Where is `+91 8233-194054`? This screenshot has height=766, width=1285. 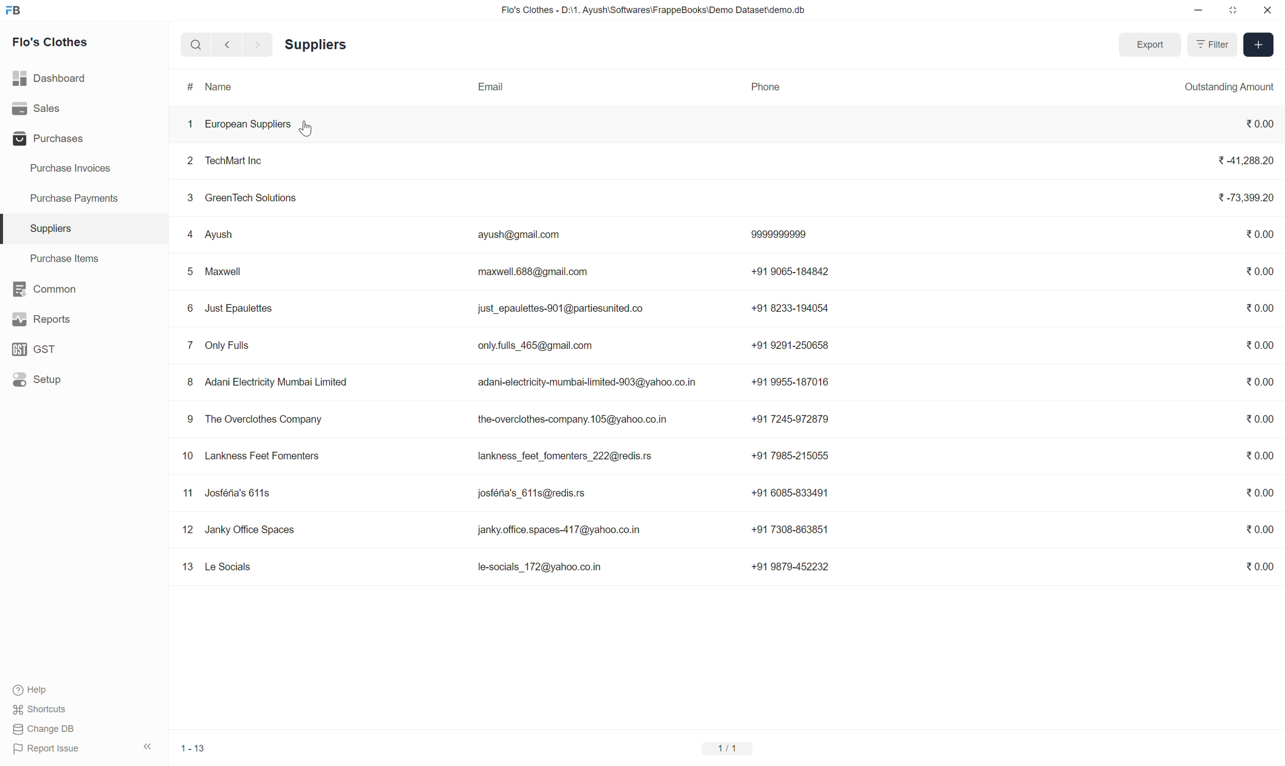
+91 8233-194054 is located at coordinates (779, 310).